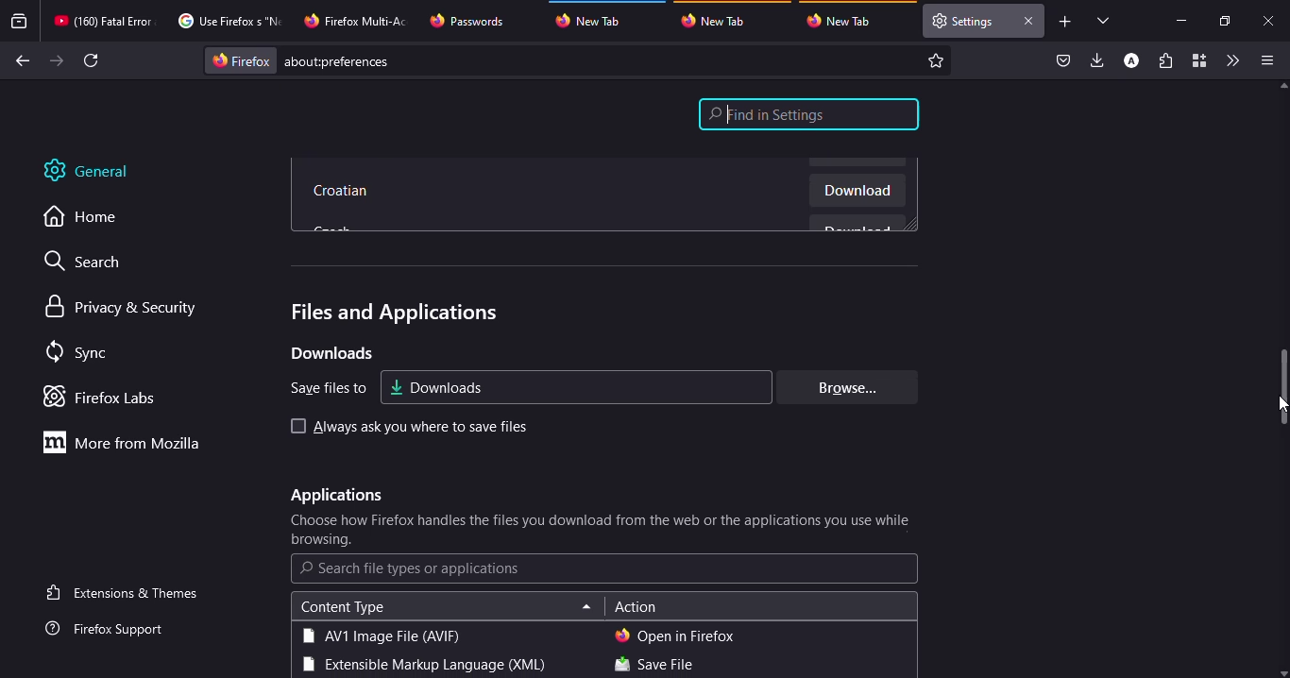 The width and height of the screenshot is (1290, 678). Describe the element at coordinates (110, 630) in the screenshot. I see `support` at that location.